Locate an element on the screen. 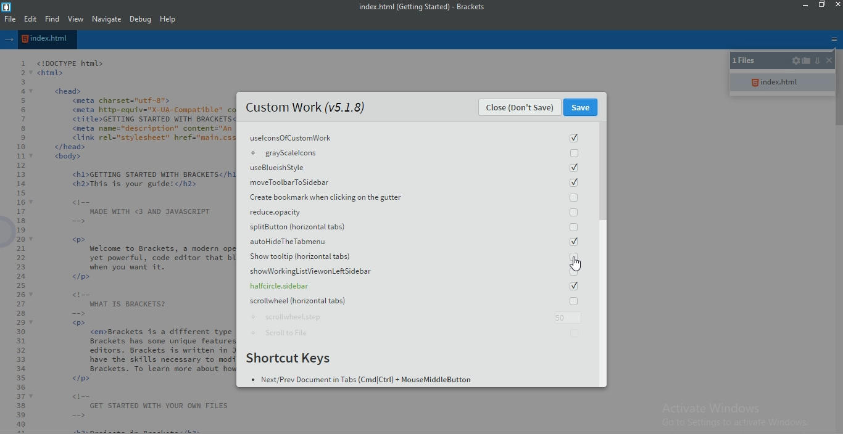 The image size is (843, 434). Show tooltip(horizontal tabs) is located at coordinates (417, 257).